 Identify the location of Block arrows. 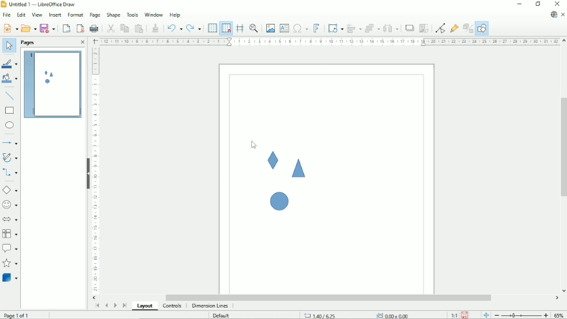
(10, 219).